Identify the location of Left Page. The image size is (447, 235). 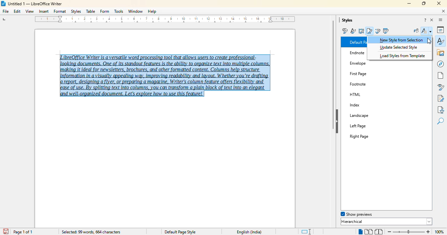
(367, 125).